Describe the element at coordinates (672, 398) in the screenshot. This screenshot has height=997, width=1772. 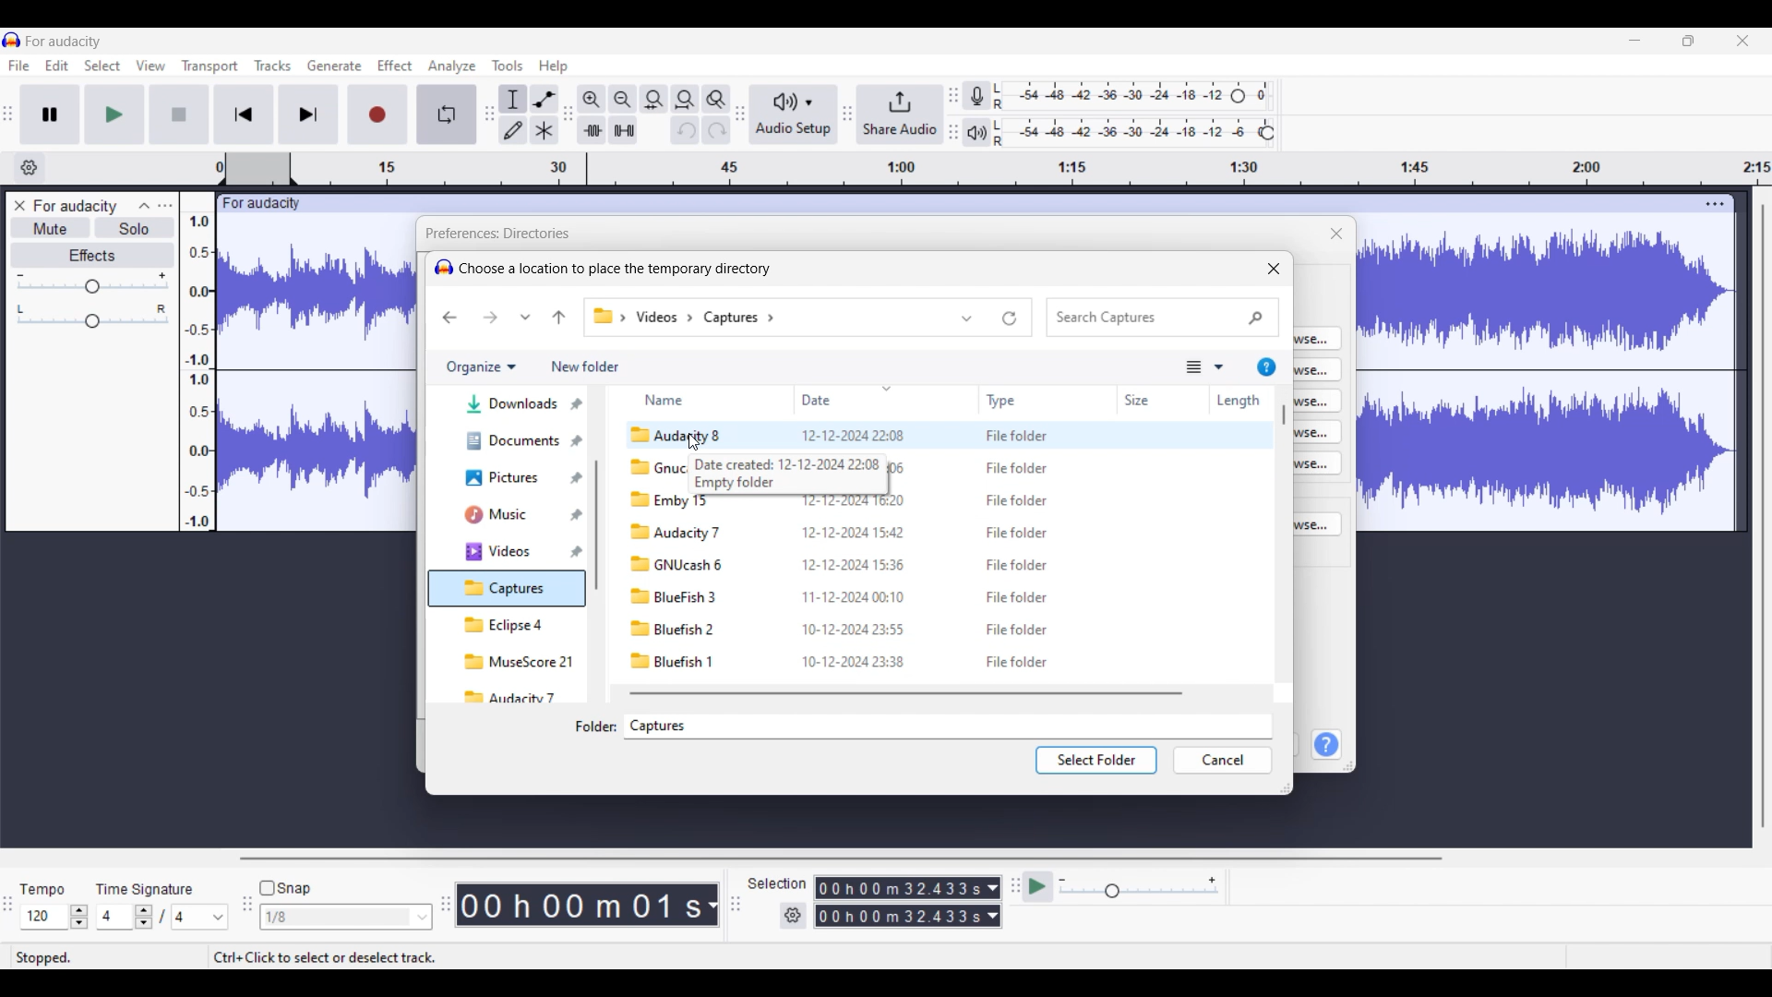
I see `Name column` at that location.